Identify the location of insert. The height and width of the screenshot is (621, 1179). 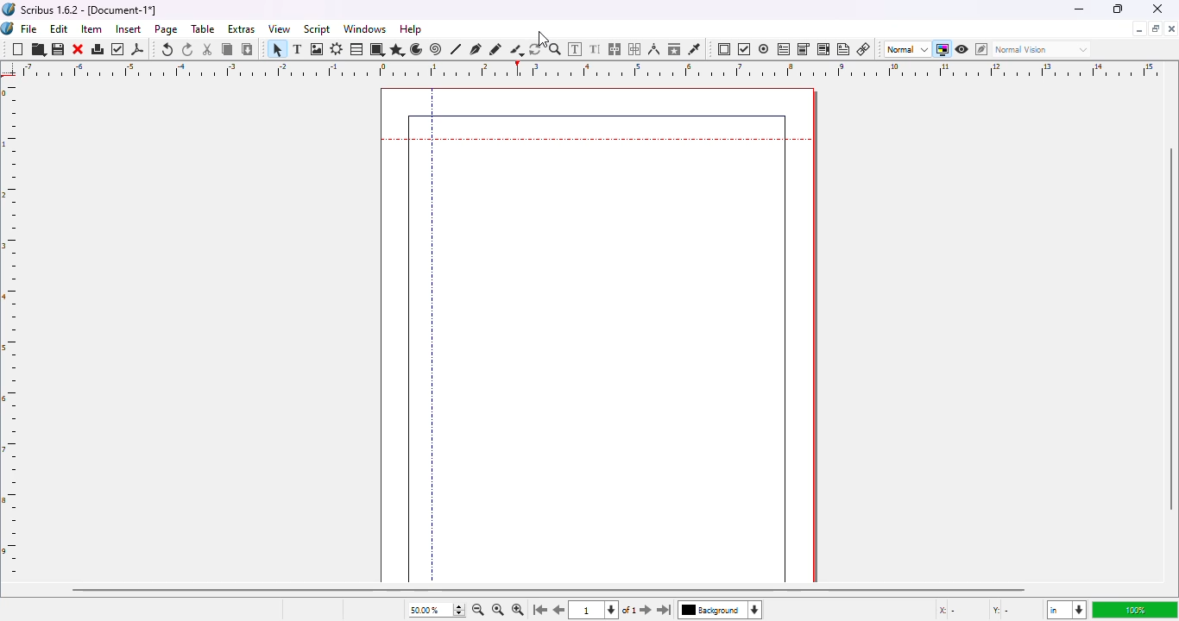
(129, 28).